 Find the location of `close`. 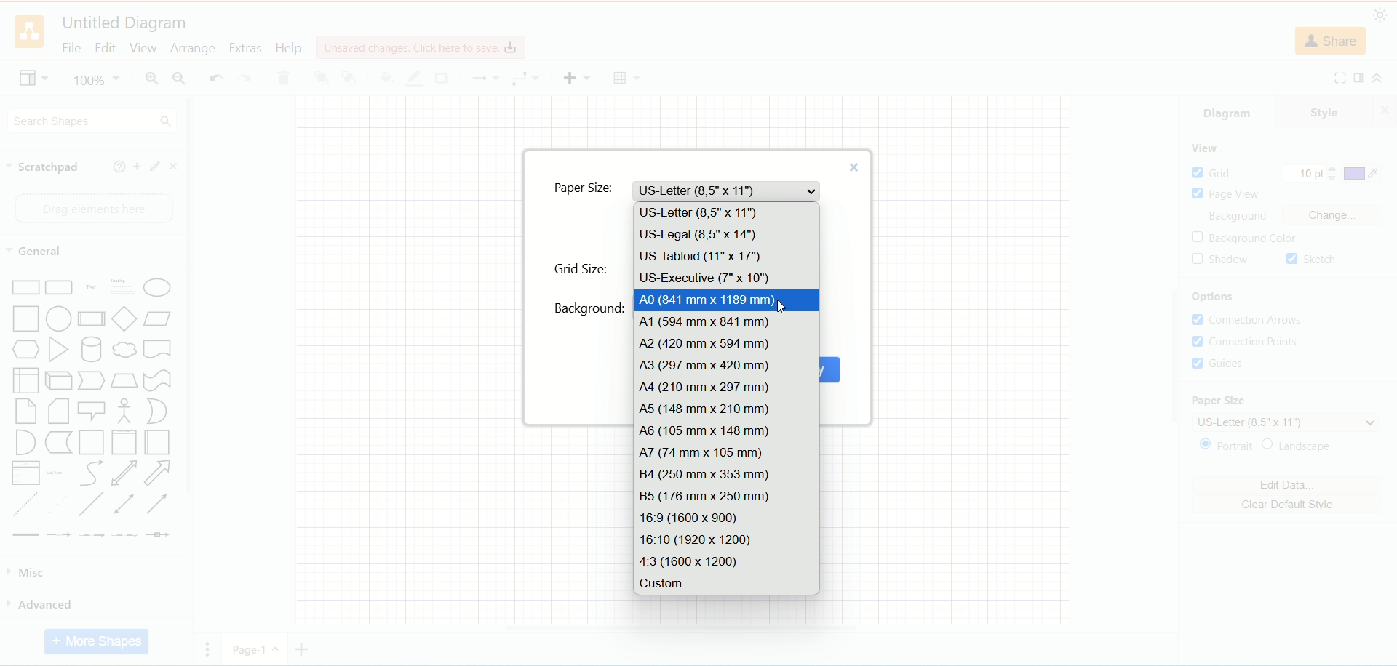

close is located at coordinates (176, 166).